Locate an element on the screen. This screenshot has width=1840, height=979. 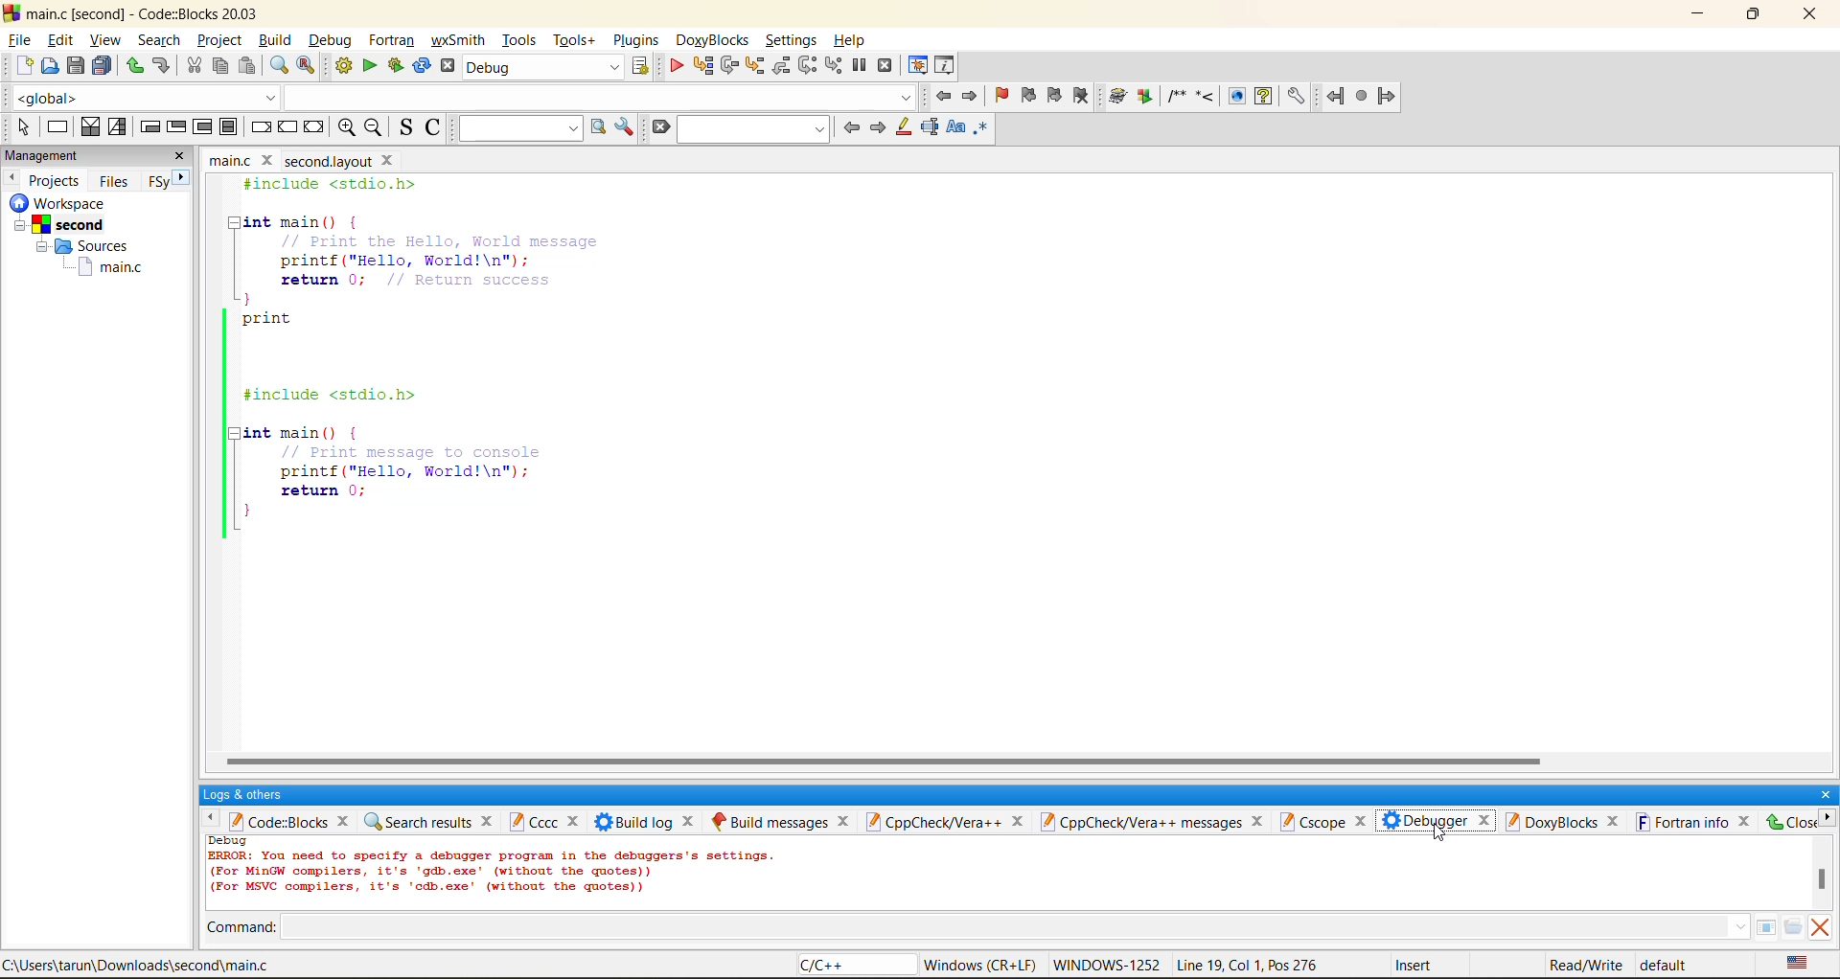
debug is located at coordinates (677, 66).